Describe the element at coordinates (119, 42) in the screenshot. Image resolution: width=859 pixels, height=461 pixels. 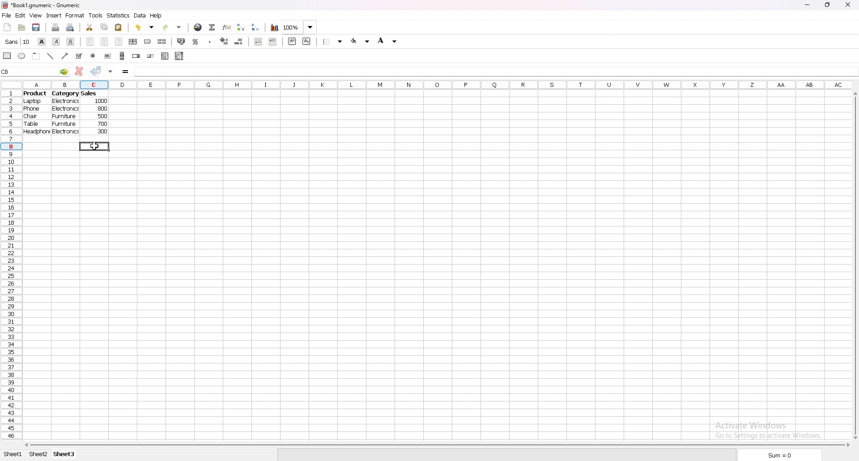
I see `right align` at that location.